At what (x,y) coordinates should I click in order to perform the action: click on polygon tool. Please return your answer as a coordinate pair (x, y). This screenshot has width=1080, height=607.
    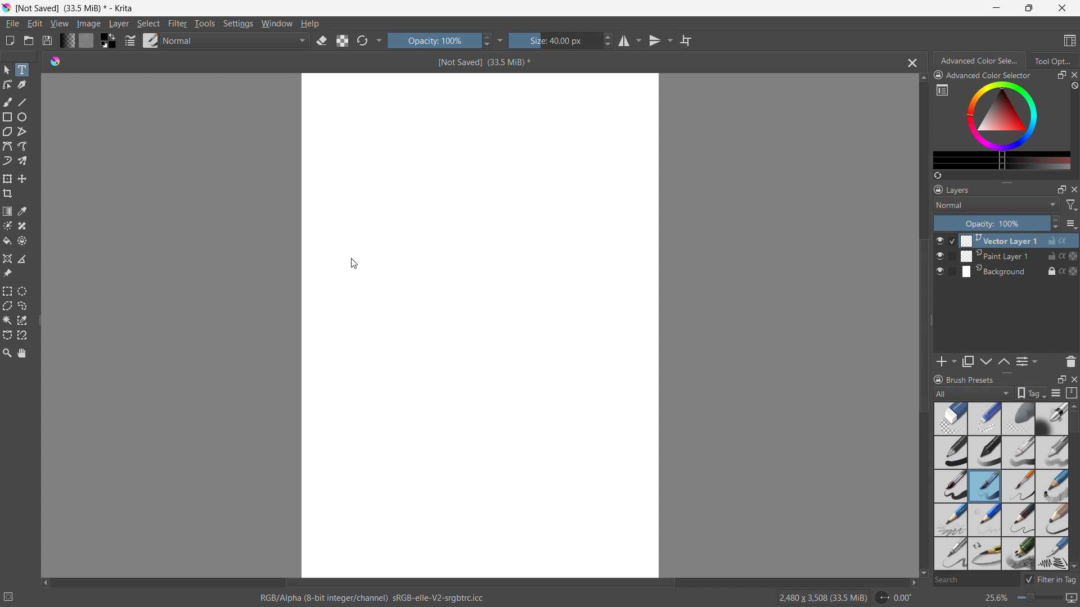
    Looking at the image, I should click on (7, 132).